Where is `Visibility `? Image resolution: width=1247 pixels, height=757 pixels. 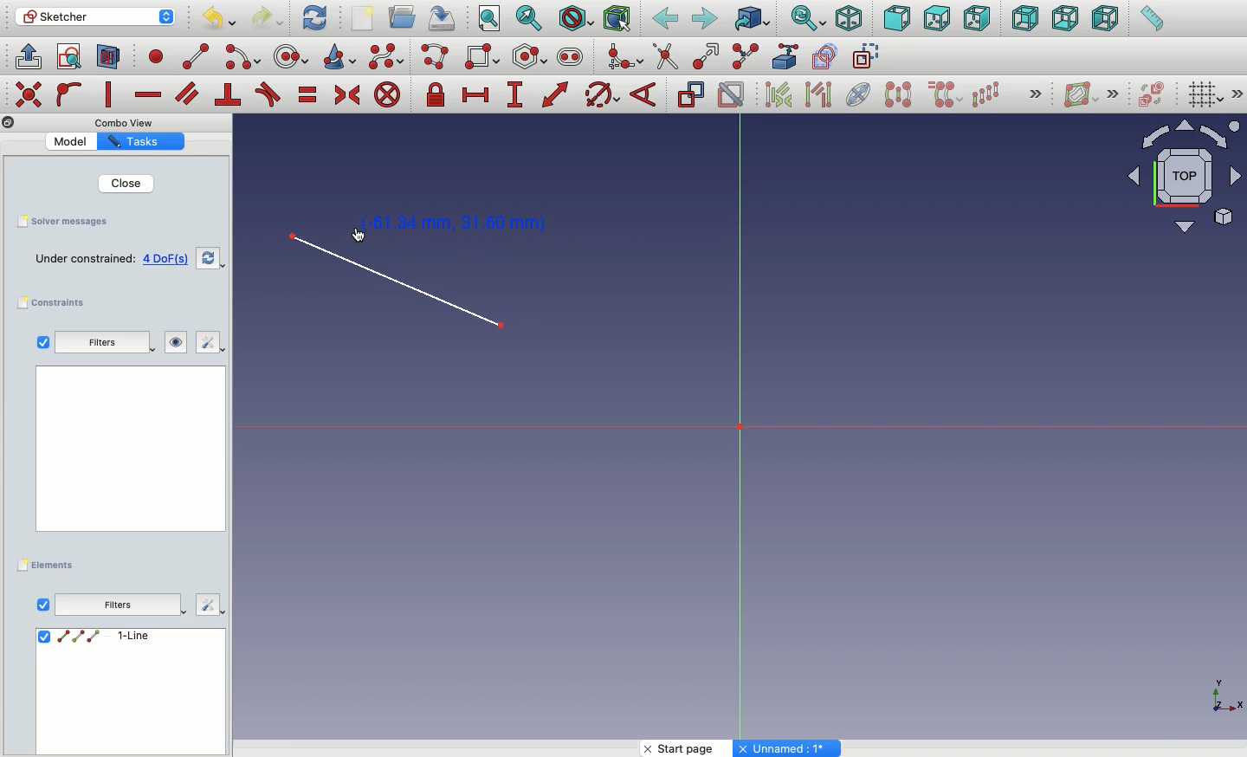
Visibility  is located at coordinates (167, 342).